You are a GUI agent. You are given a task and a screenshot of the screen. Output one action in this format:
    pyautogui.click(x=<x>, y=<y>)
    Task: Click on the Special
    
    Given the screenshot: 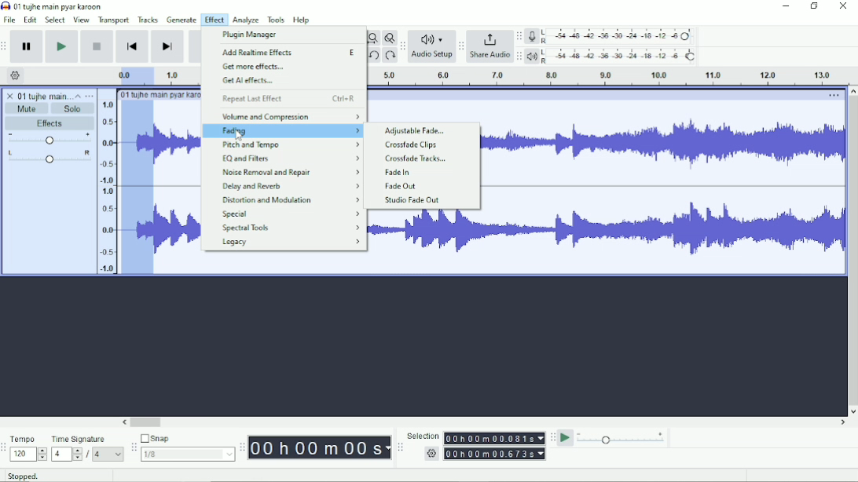 What is the action you would take?
    pyautogui.click(x=291, y=214)
    